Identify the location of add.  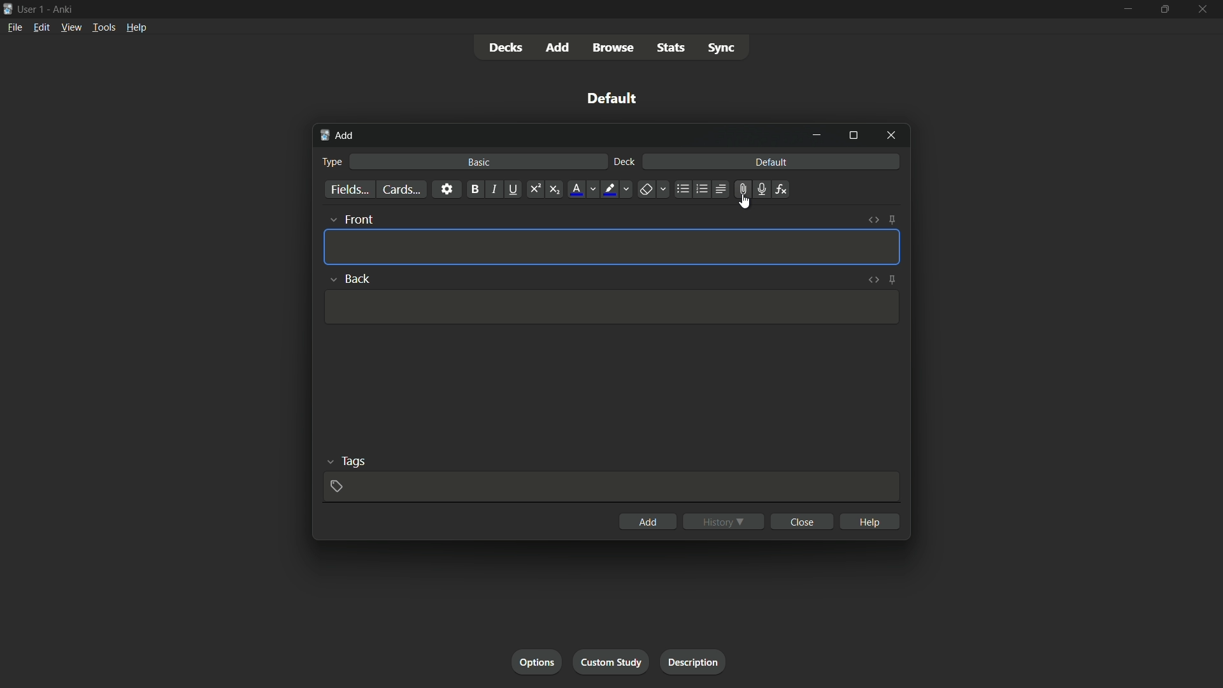
(556, 47).